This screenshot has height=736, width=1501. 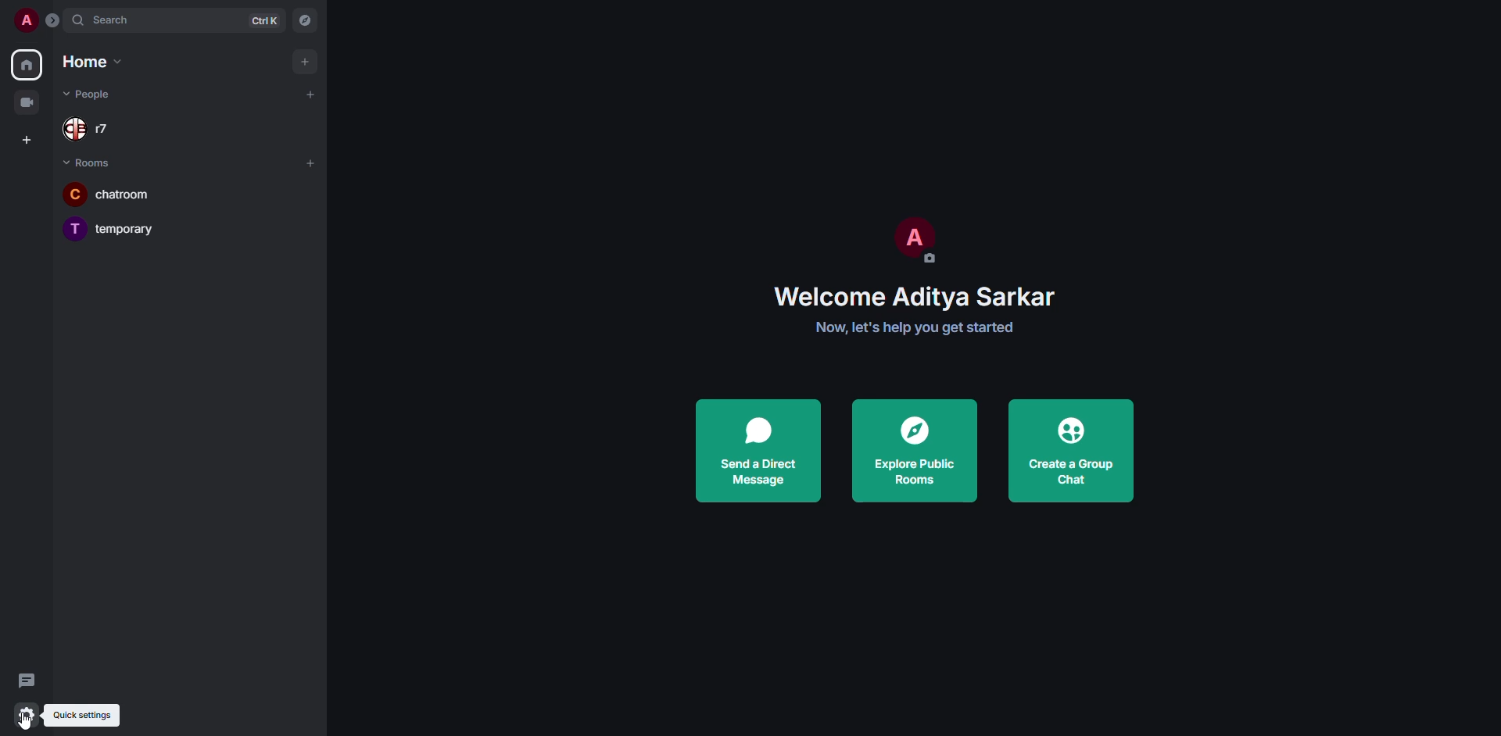 What do you see at coordinates (915, 296) in the screenshot?
I see `welcome` at bounding box center [915, 296].